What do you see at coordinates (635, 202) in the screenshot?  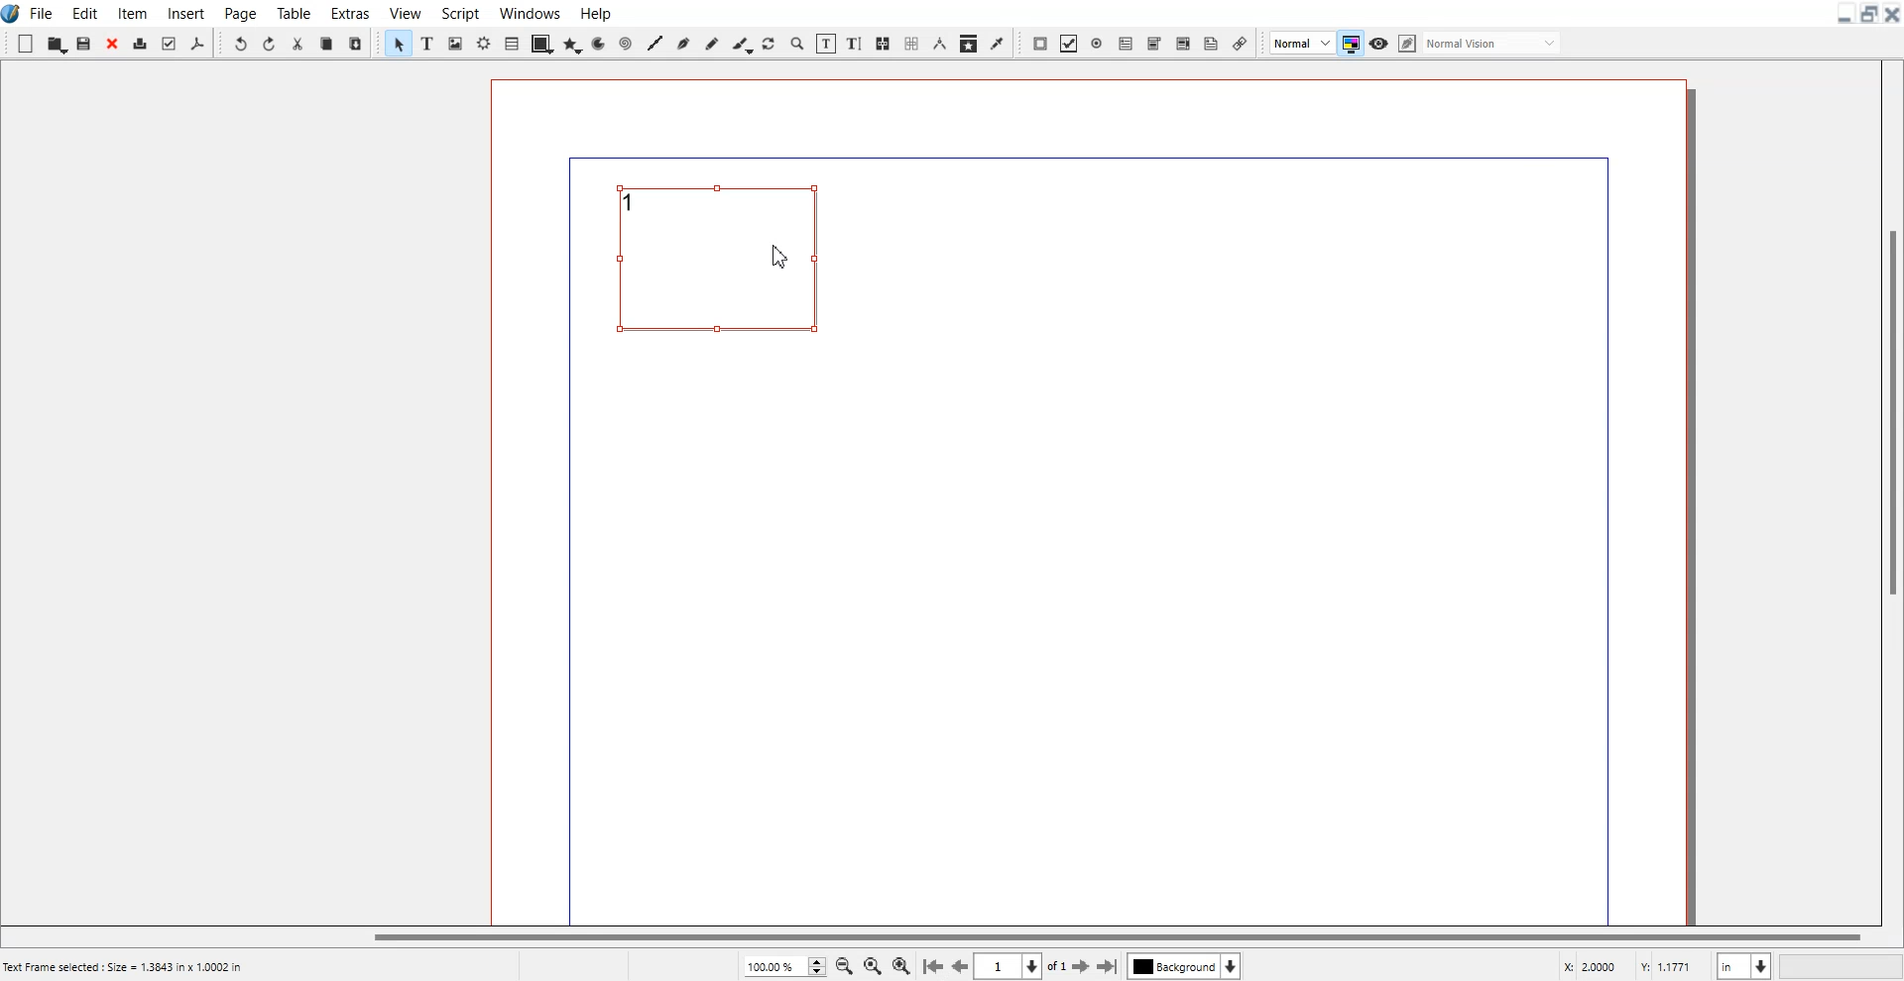 I see `Text` at bounding box center [635, 202].